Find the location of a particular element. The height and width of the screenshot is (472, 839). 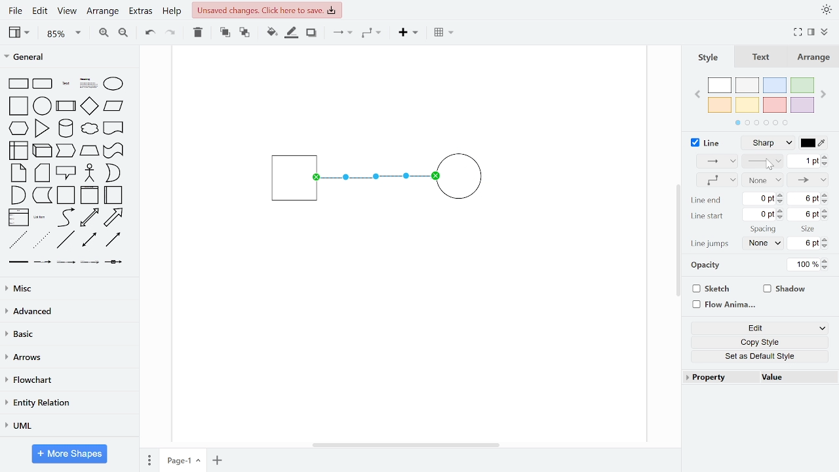

dotted line is located at coordinates (41, 241).